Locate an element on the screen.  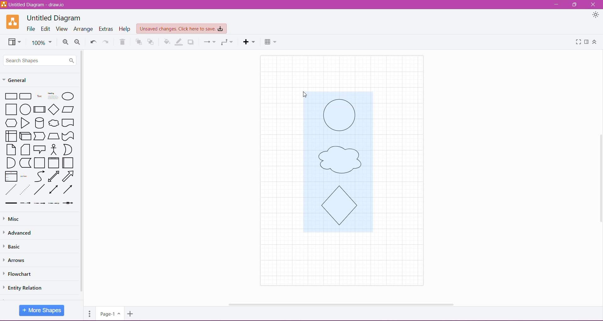
Table is located at coordinates (270, 41).